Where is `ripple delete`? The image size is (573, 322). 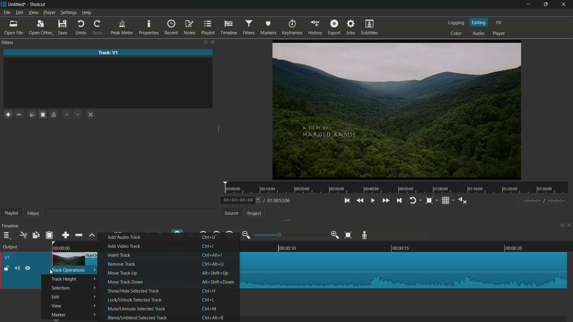 ripple delete is located at coordinates (78, 235).